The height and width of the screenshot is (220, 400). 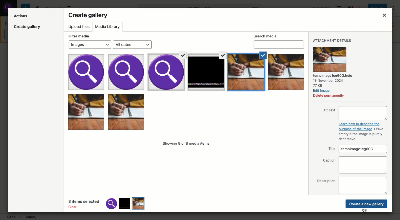 What do you see at coordinates (359, 133) in the screenshot?
I see `Learn how to describe the purpose of the image. Leaveempty if the image is purely decorative.` at bounding box center [359, 133].